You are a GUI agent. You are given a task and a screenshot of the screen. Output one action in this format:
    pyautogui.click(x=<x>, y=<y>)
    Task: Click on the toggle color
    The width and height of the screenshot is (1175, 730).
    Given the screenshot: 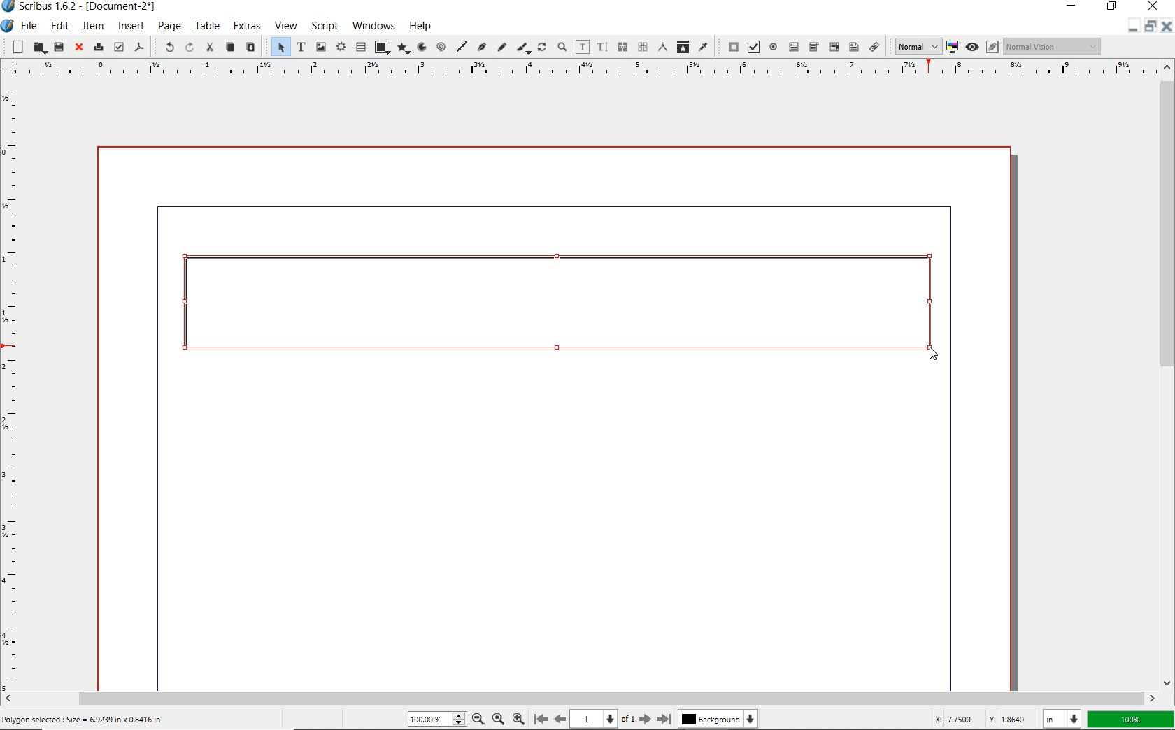 What is the action you would take?
    pyautogui.click(x=950, y=48)
    